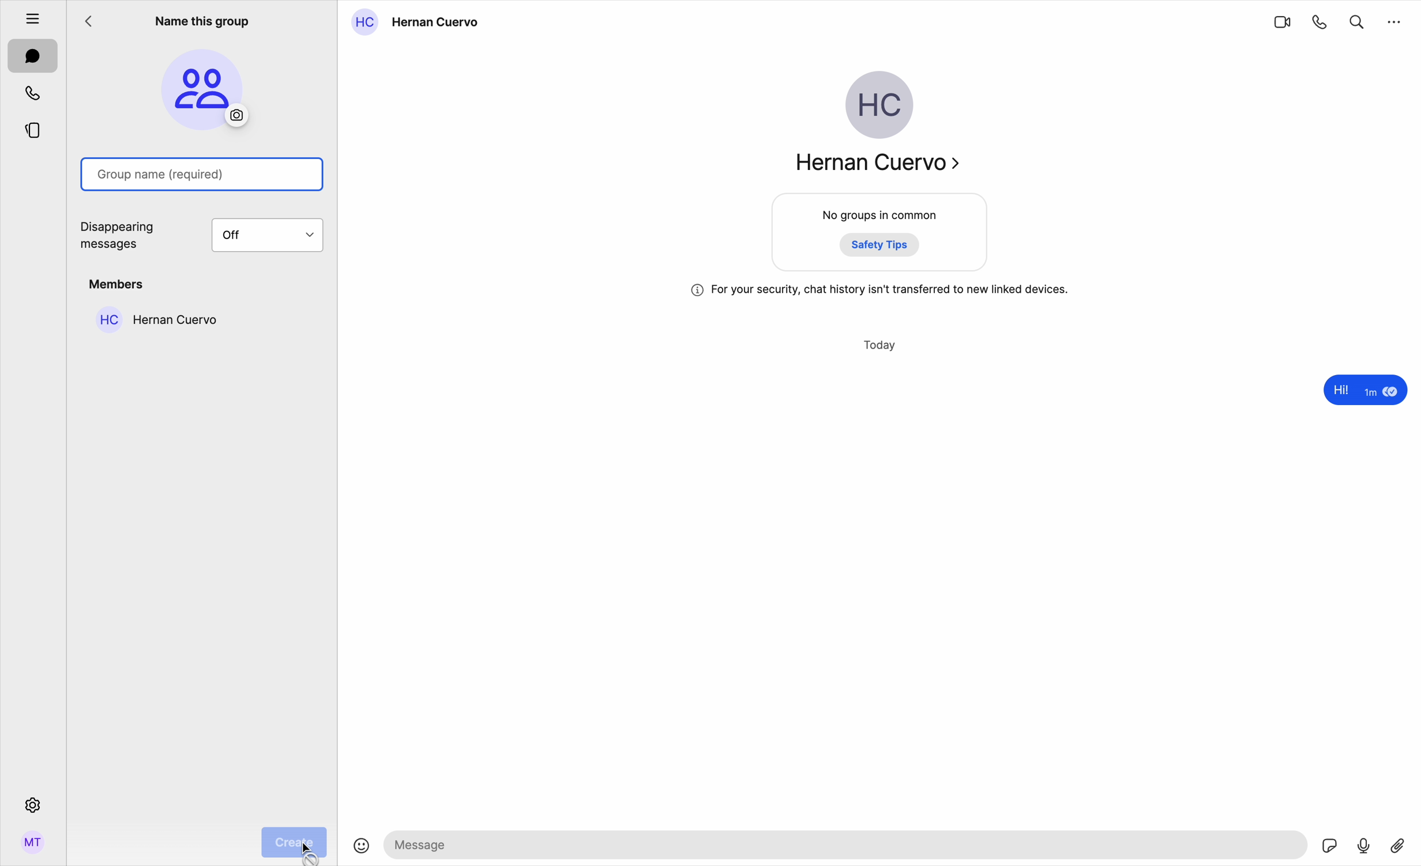  I want to click on today, so click(881, 346).